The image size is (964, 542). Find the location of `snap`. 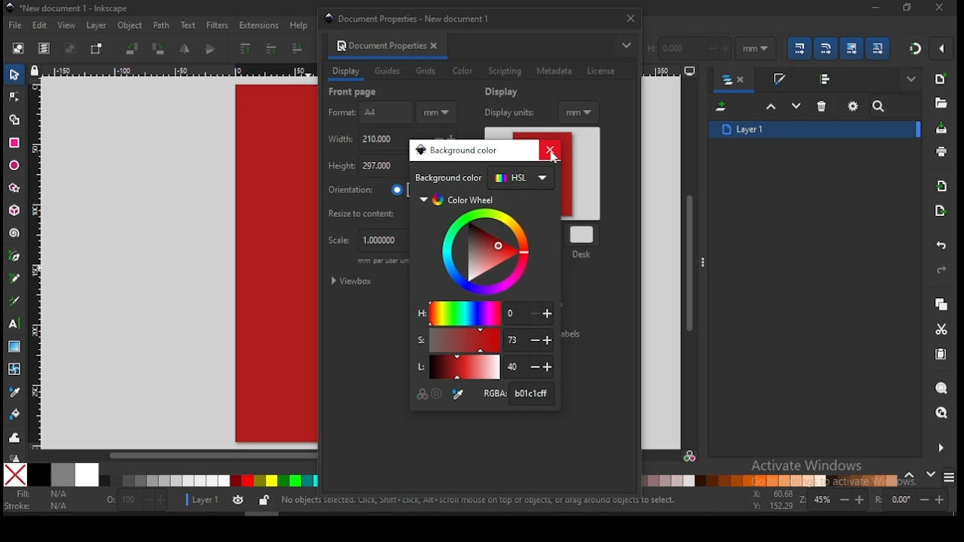

snap is located at coordinates (916, 48).